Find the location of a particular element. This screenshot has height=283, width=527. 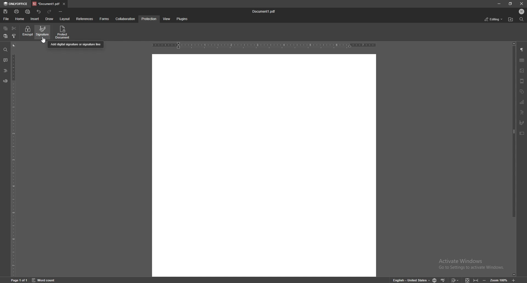

comment is located at coordinates (5, 60).